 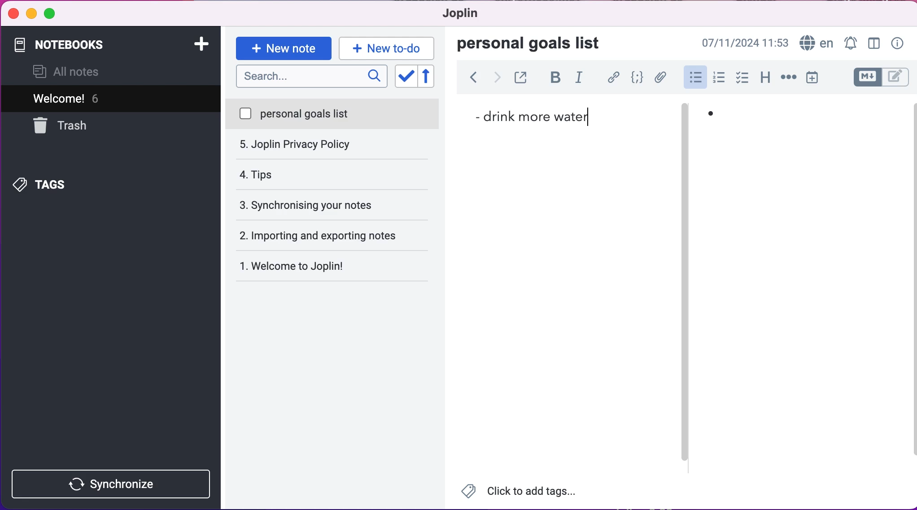 What do you see at coordinates (390, 48) in the screenshot?
I see `new to-do` at bounding box center [390, 48].